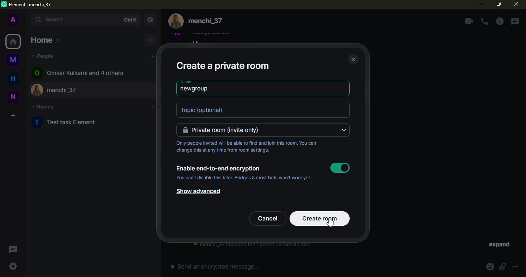 The width and height of the screenshot is (526, 277). What do you see at coordinates (38, 90) in the screenshot?
I see `Profile image` at bounding box center [38, 90].